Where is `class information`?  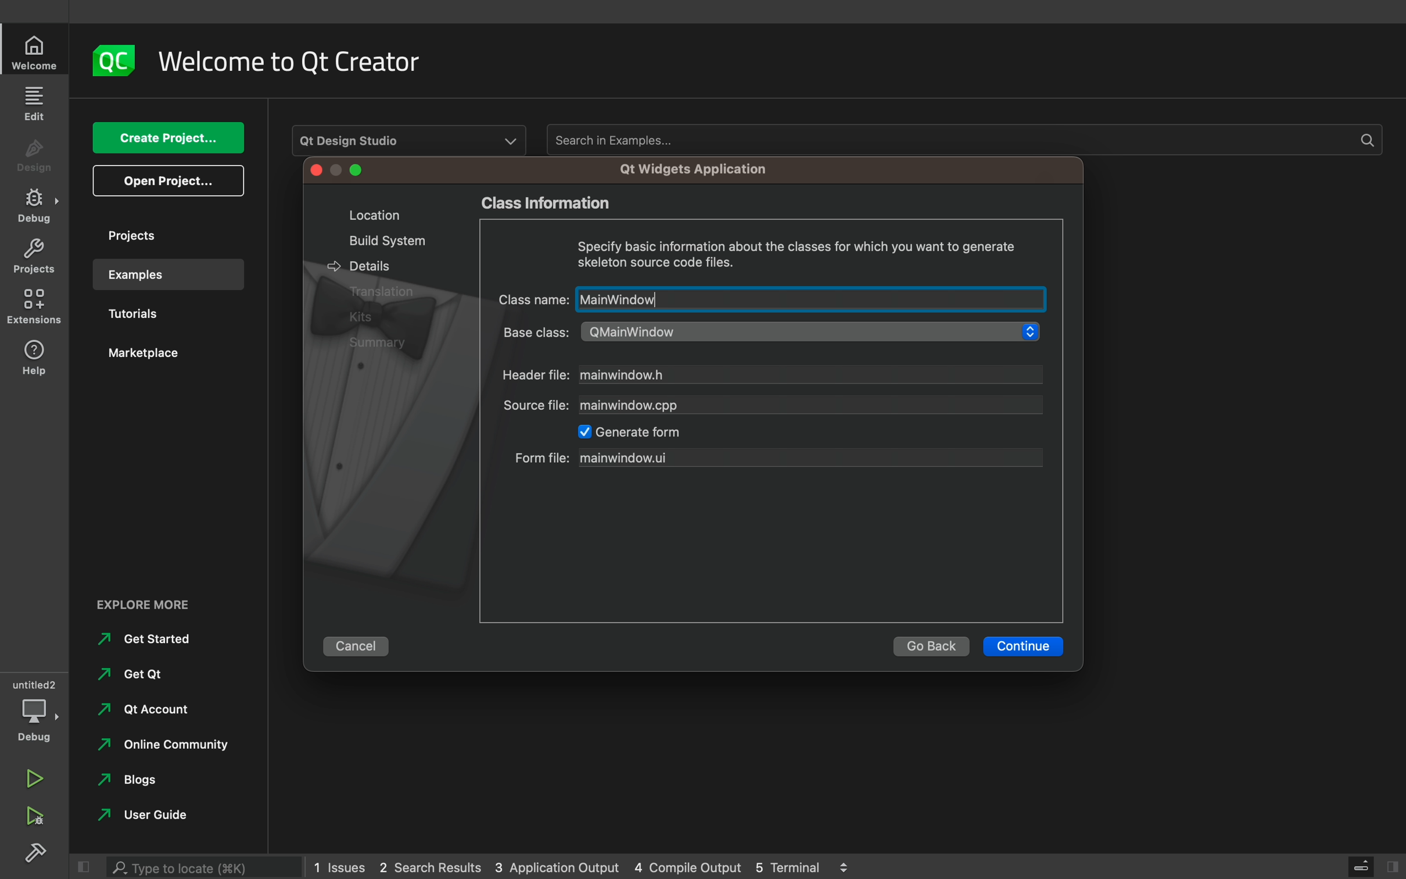 class information is located at coordinates (564, 205).